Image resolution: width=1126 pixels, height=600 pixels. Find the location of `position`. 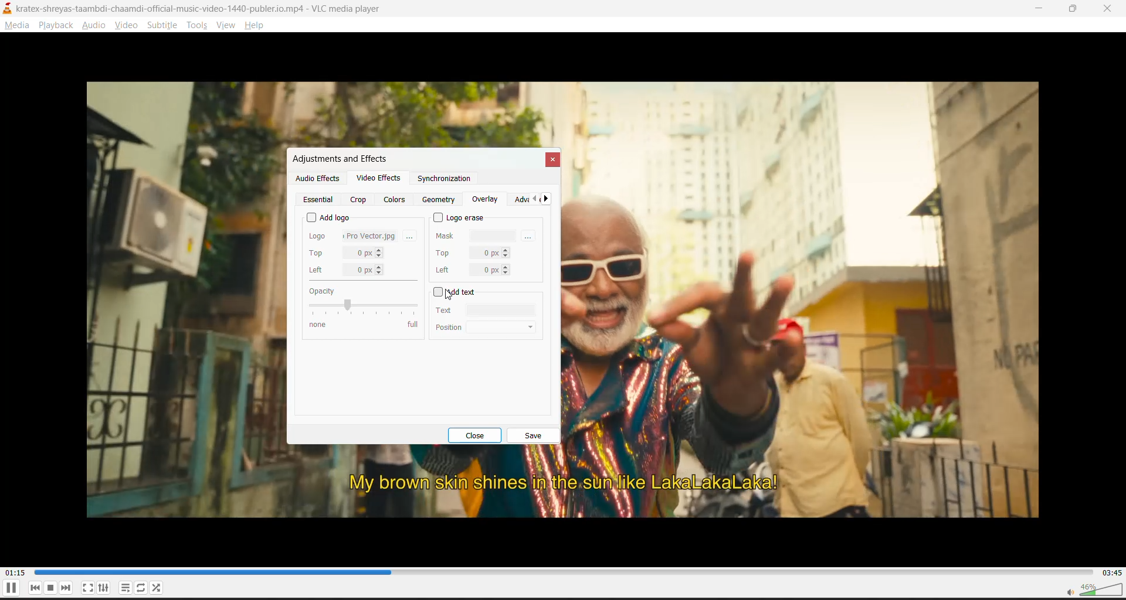

position is located at coordinates (488, 326).